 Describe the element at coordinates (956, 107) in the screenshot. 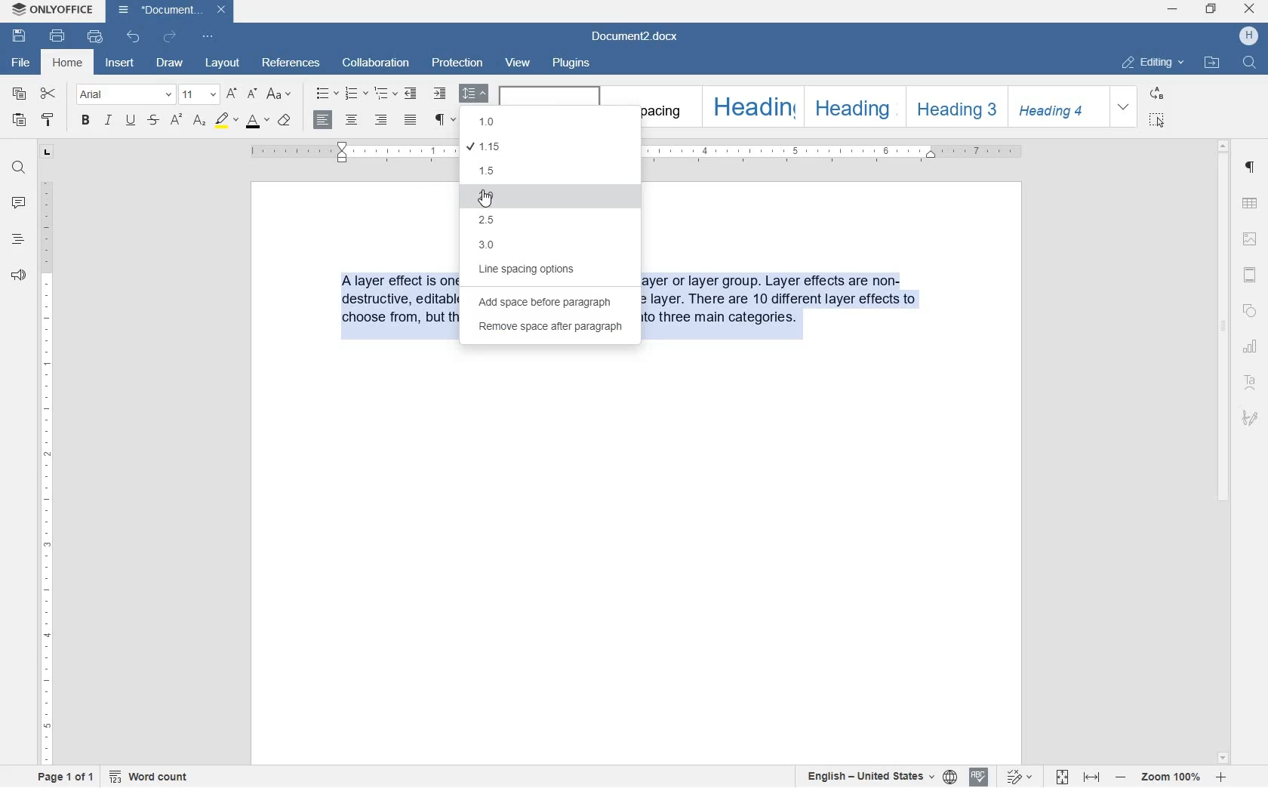

I see `heading 3` at that location.